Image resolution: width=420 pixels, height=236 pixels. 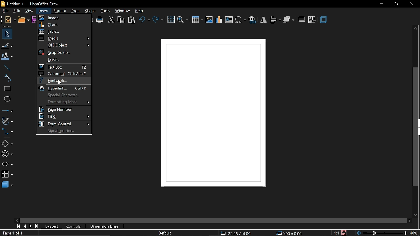 What do you see at coordinates (409, 221) in the screenshot?
I see `move right` at bounding box center [409, 221].